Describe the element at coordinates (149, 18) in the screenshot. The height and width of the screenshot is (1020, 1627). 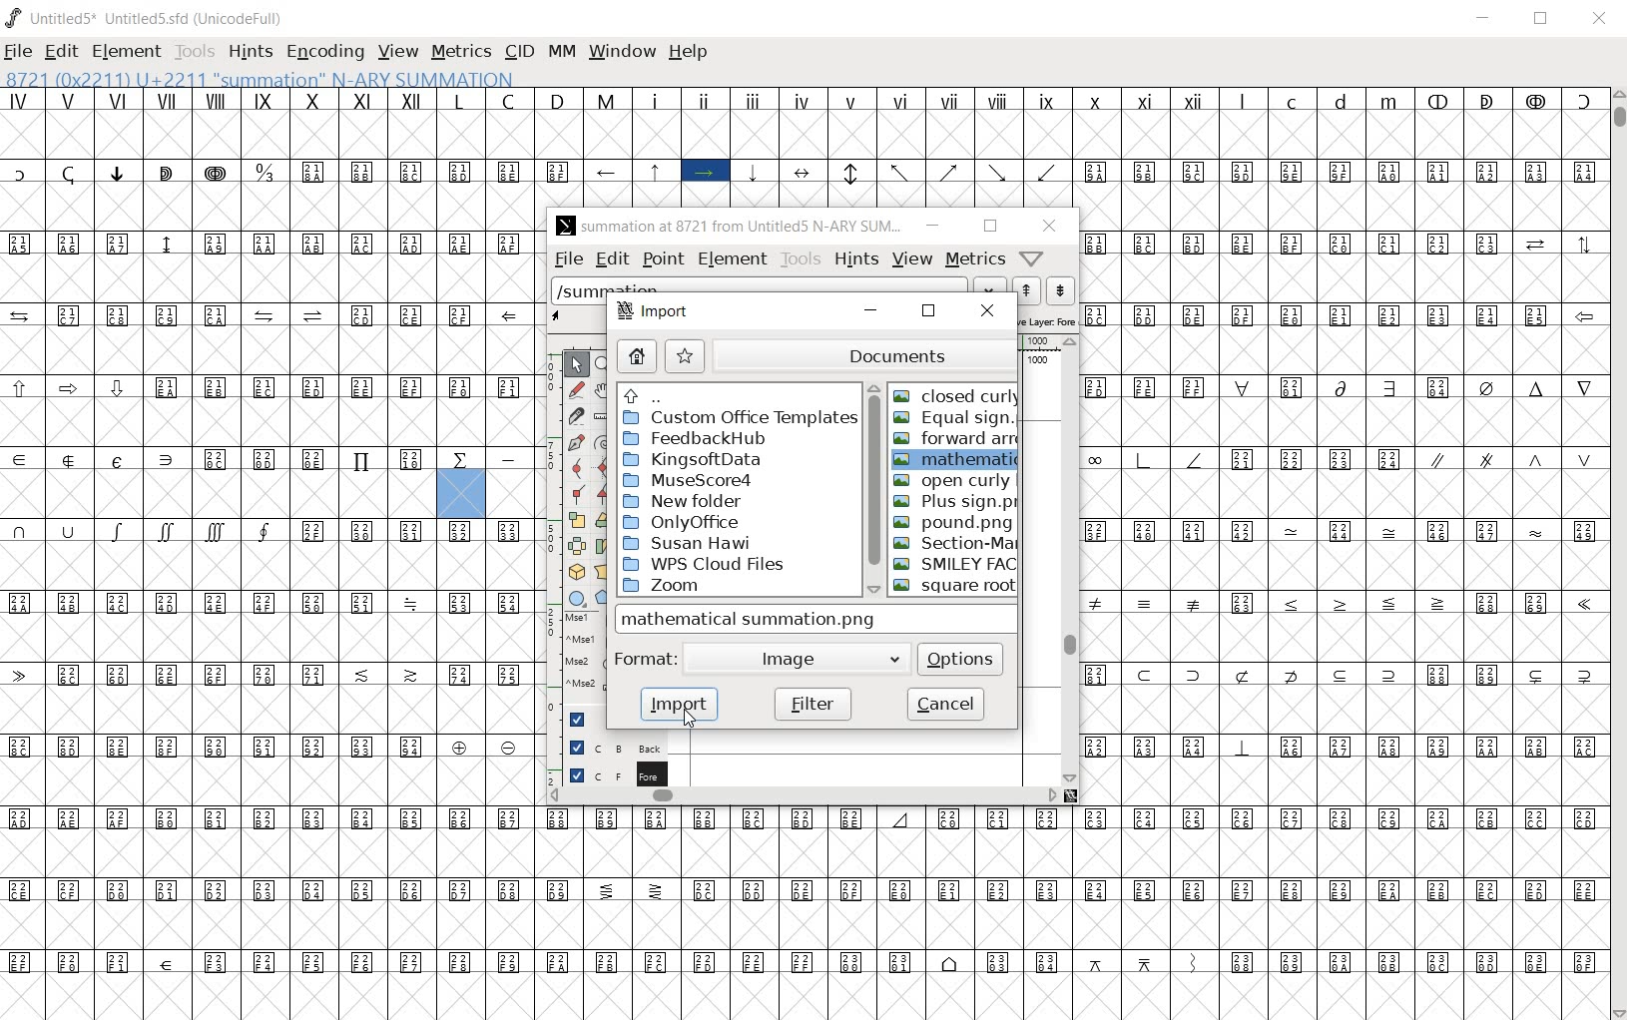
I see `Untitled5* Untitled5.sfd (UnicodeFull)` at that location.